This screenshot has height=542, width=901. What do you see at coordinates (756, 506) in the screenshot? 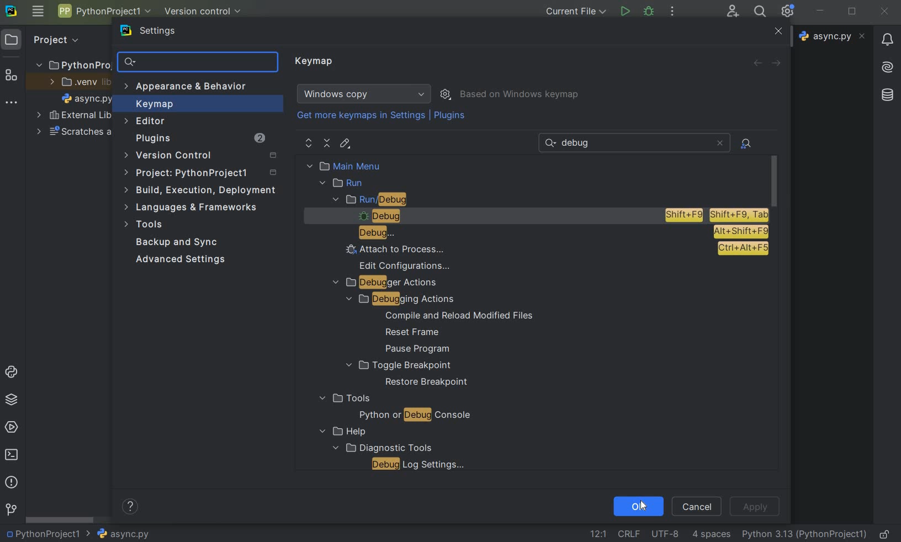
I see `apply` at bounding box center [756, 506].